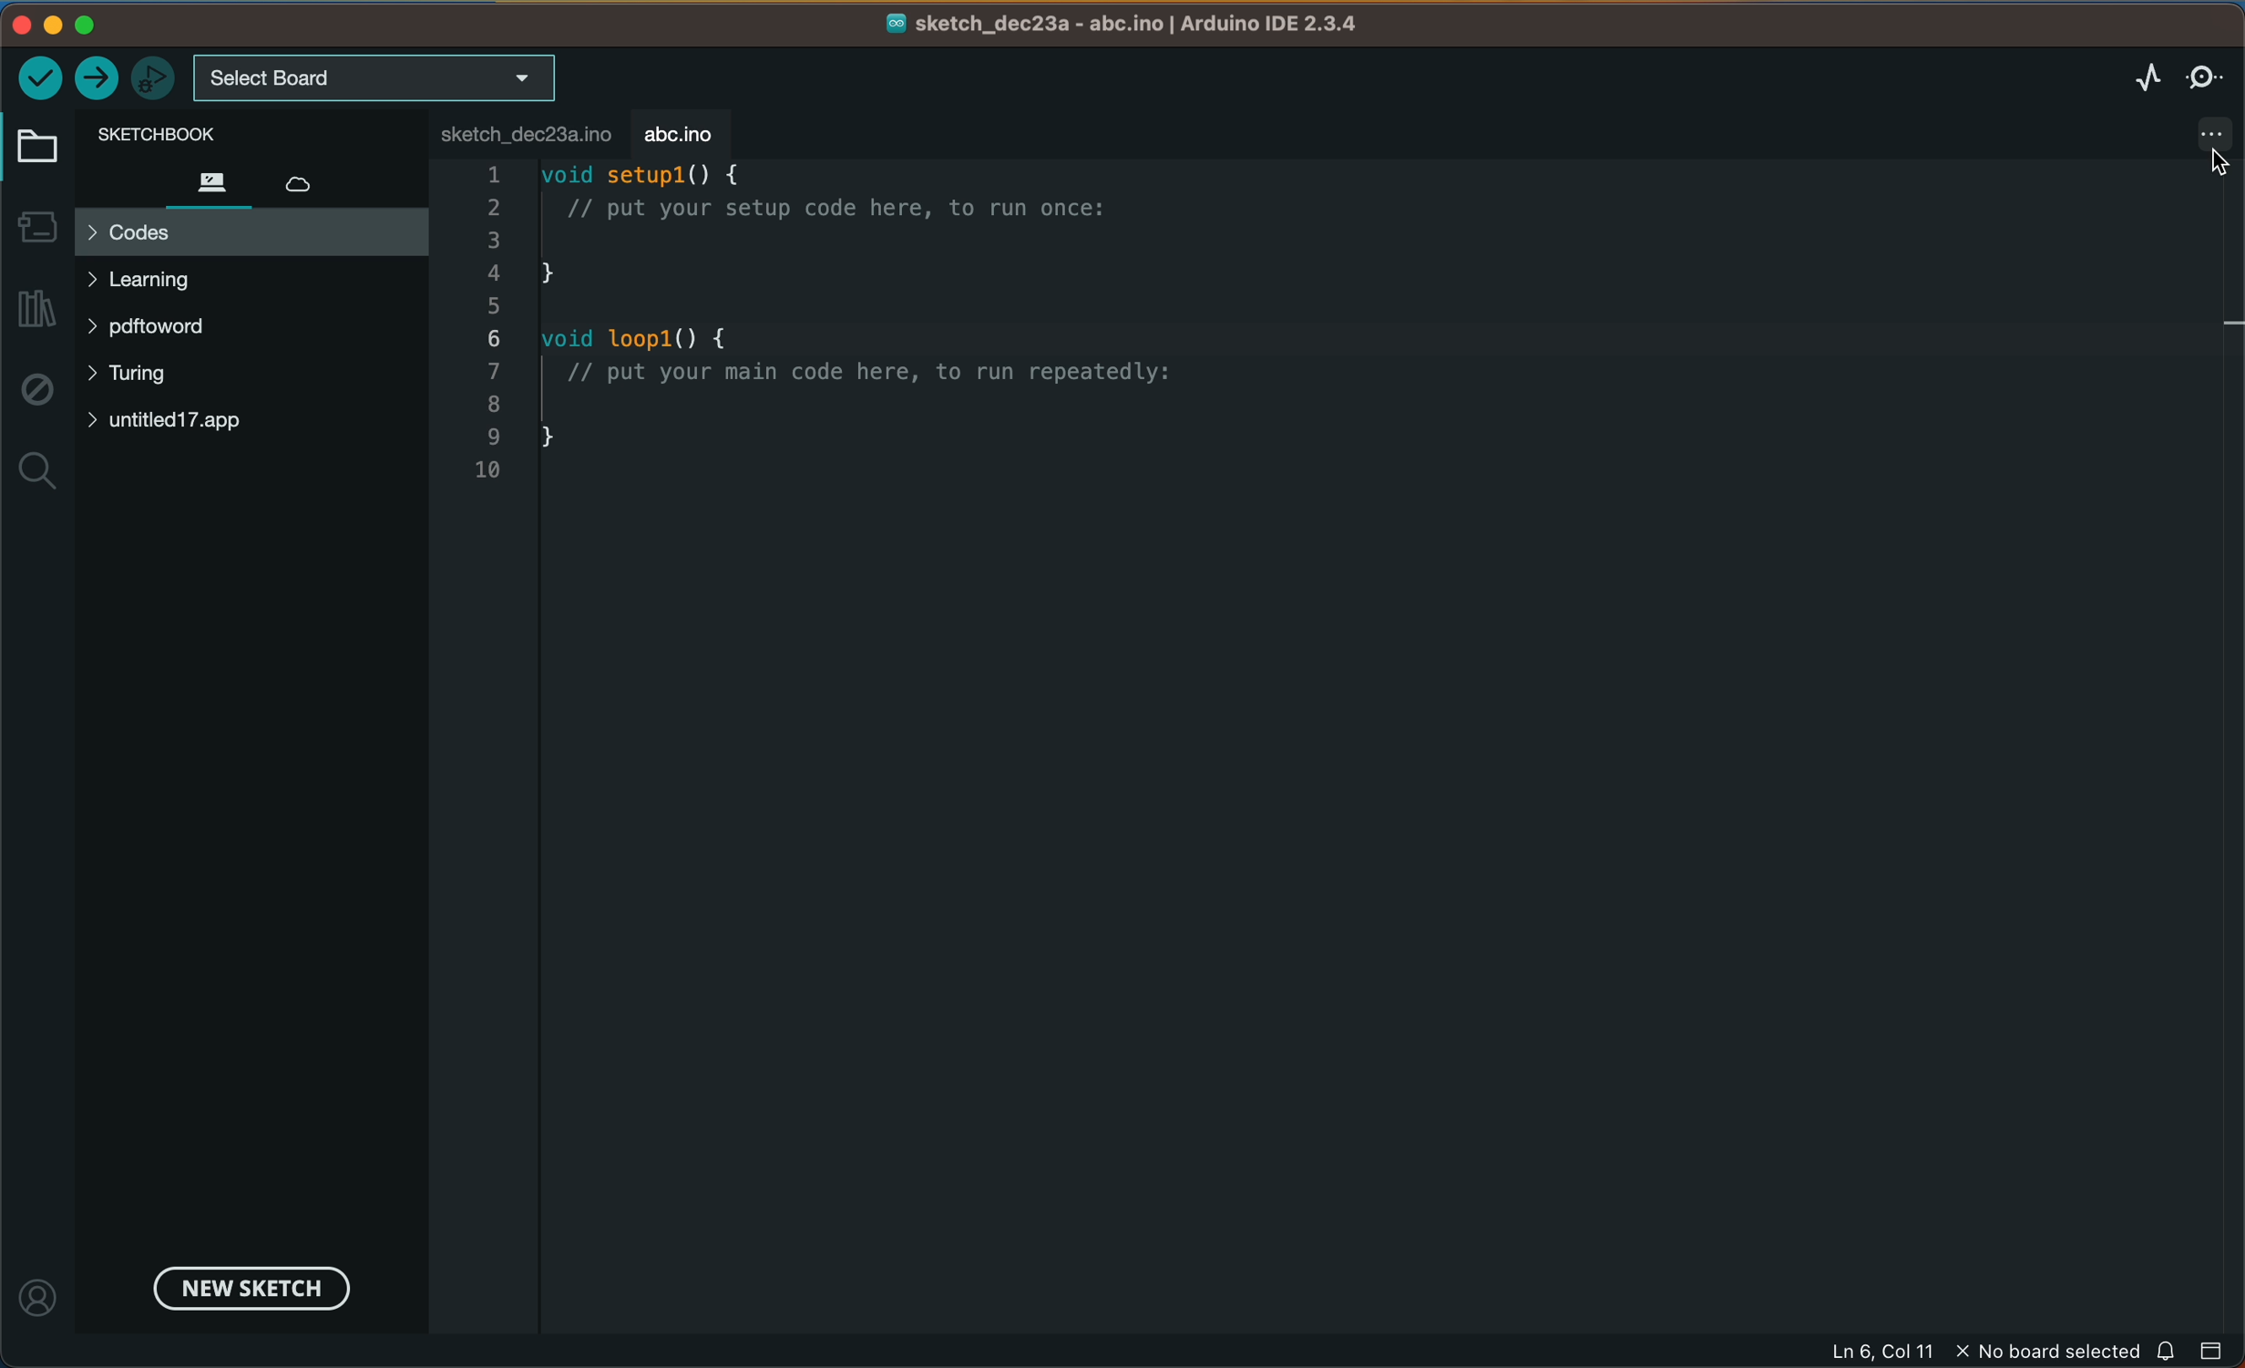 The image size is (2245, 1368). I want to click on file tab, so click(531, 136).